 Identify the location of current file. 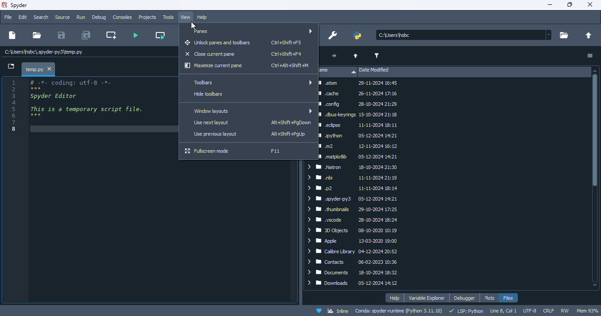
(465, 35).